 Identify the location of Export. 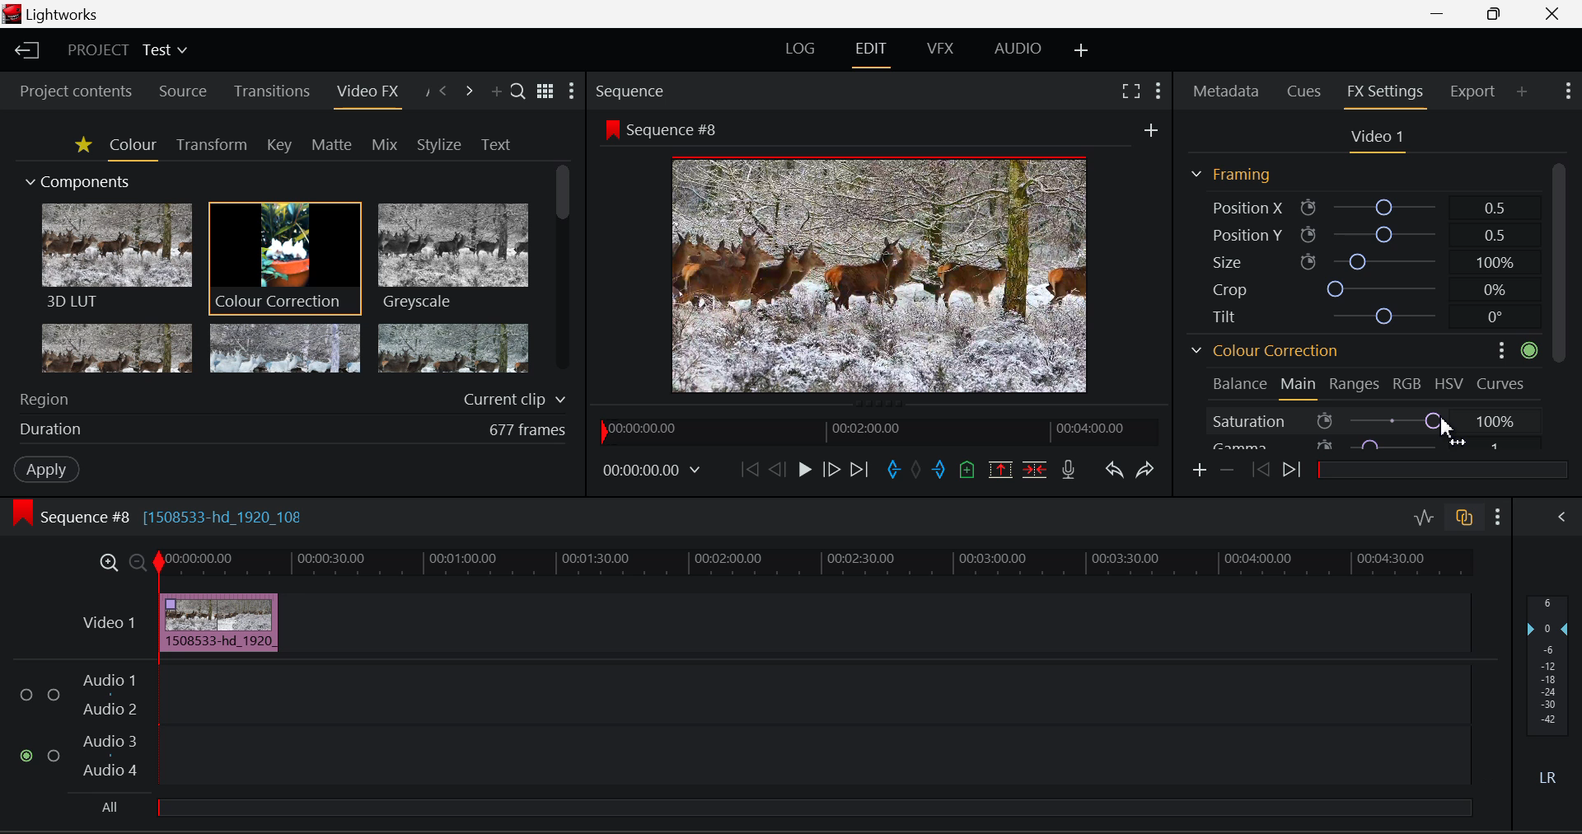
(1473, 91).